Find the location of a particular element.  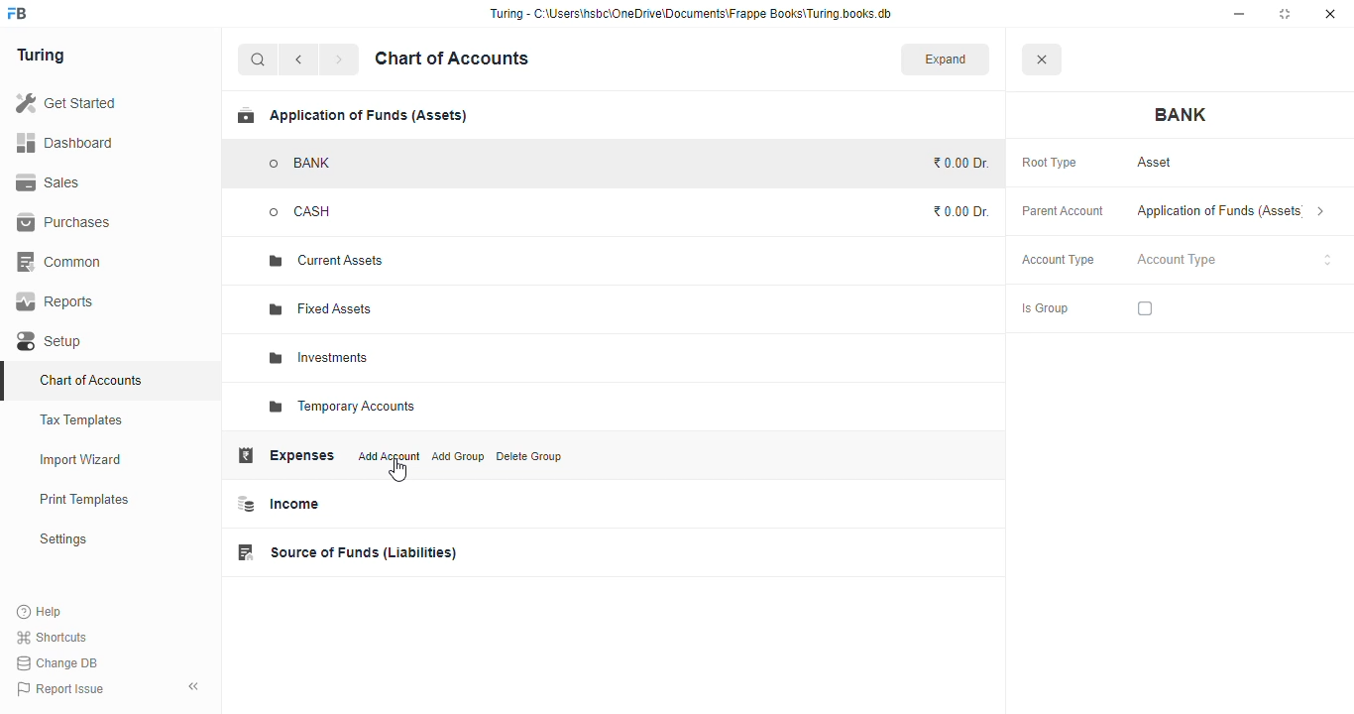

close is located at coordinates (1330, 14).